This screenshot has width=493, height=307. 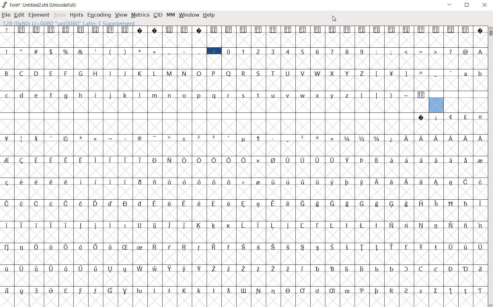 I want to click on glyph, so click(x=317, y=160).